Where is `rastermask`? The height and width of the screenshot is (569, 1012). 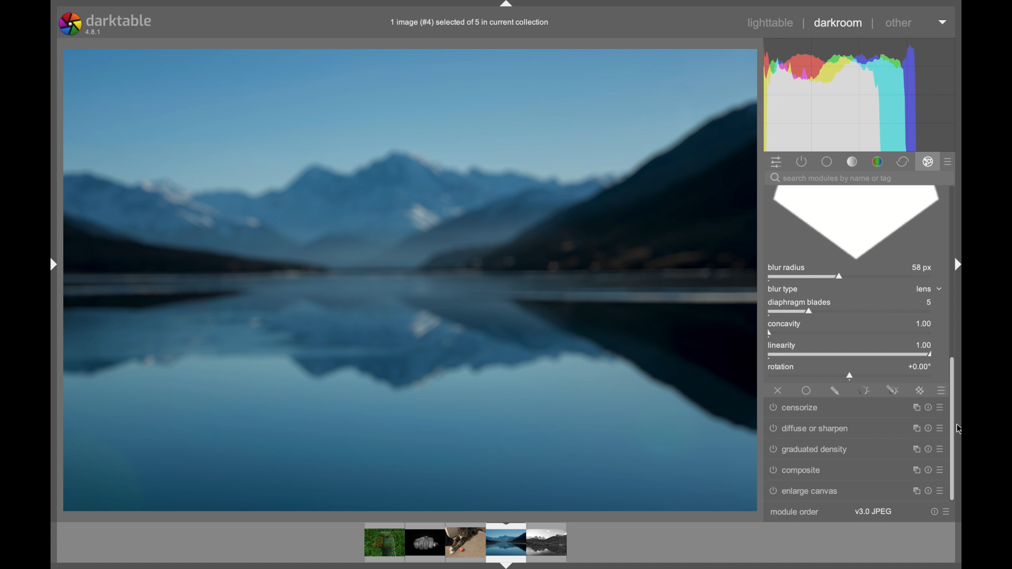
rastermask is located at coordinates (919, 390).